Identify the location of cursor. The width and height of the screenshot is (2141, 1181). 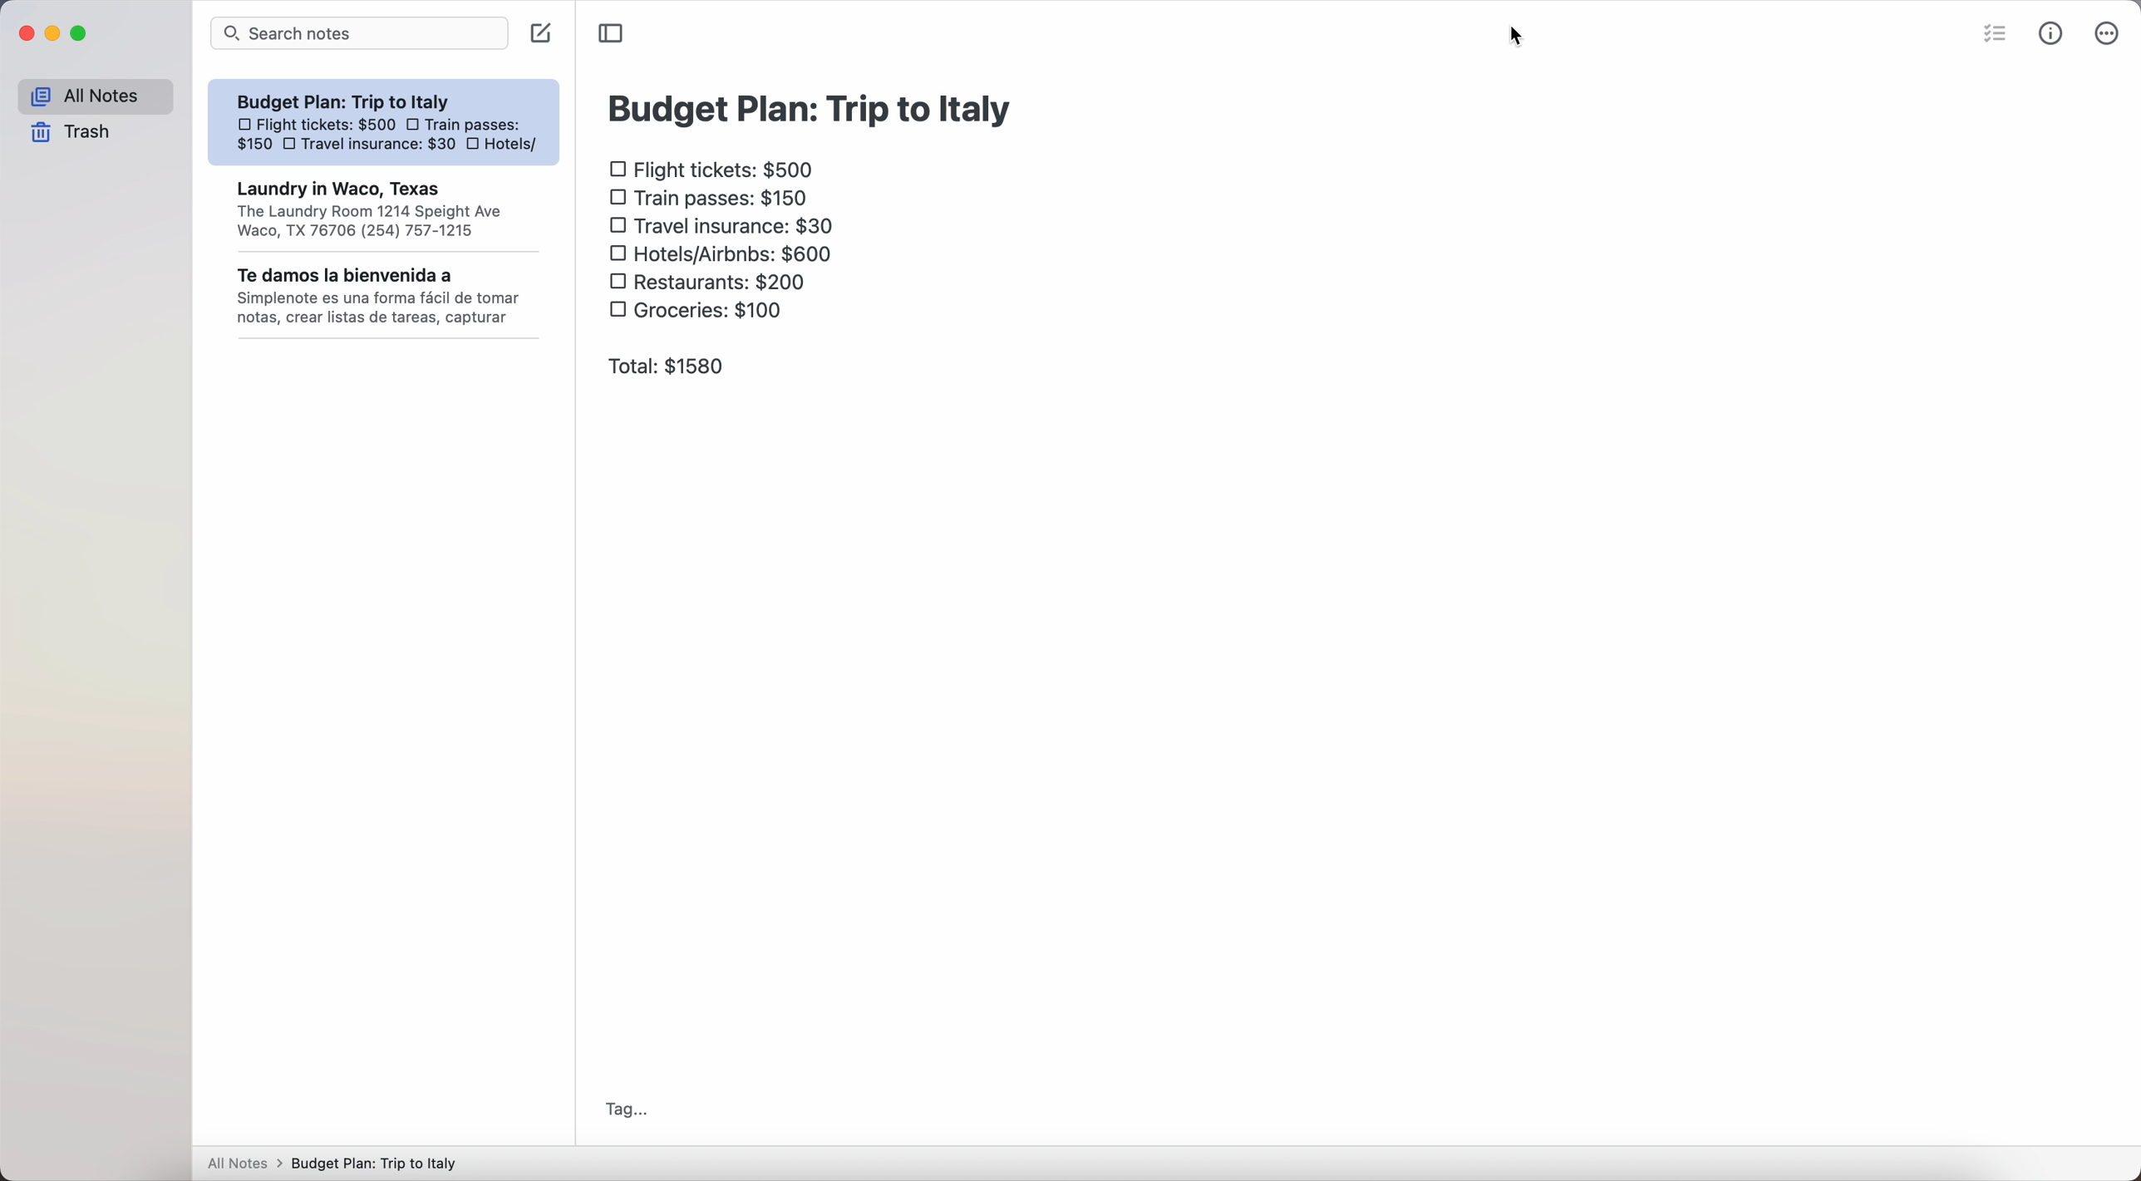
(1519, 37).